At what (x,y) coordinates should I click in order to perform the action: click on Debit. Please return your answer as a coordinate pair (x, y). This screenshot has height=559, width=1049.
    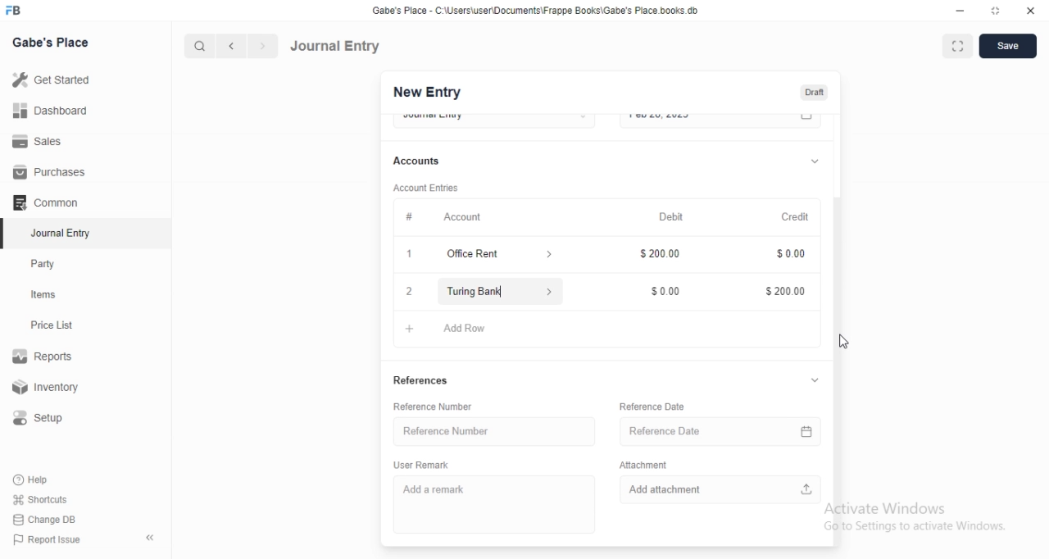
    Looking at the image, I should click on (673, 216).